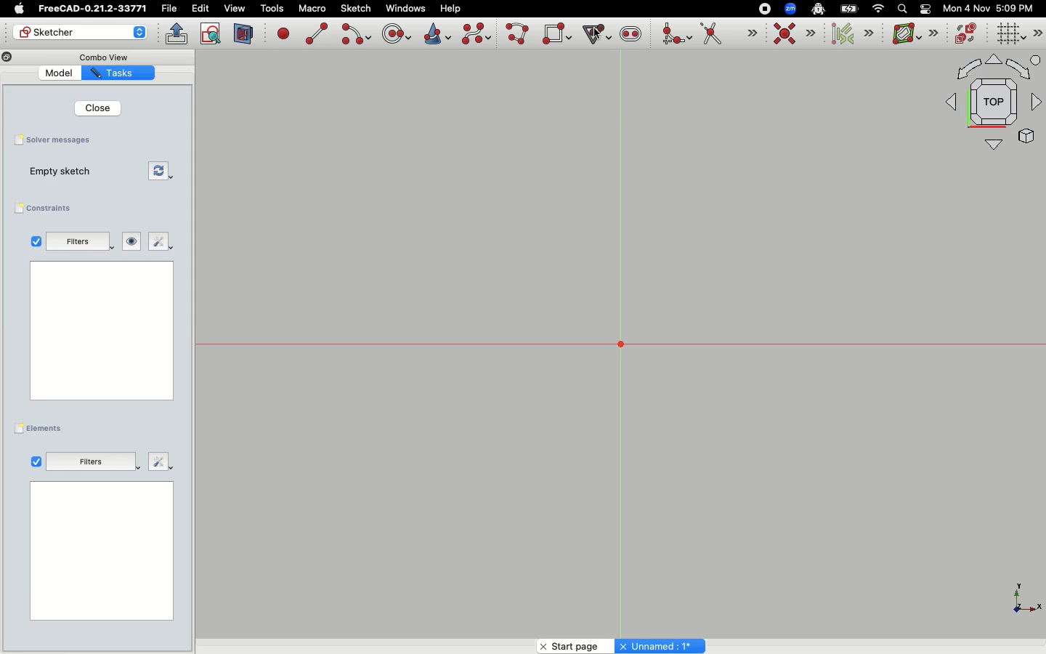  I want to click on Model, so click(61, 74).